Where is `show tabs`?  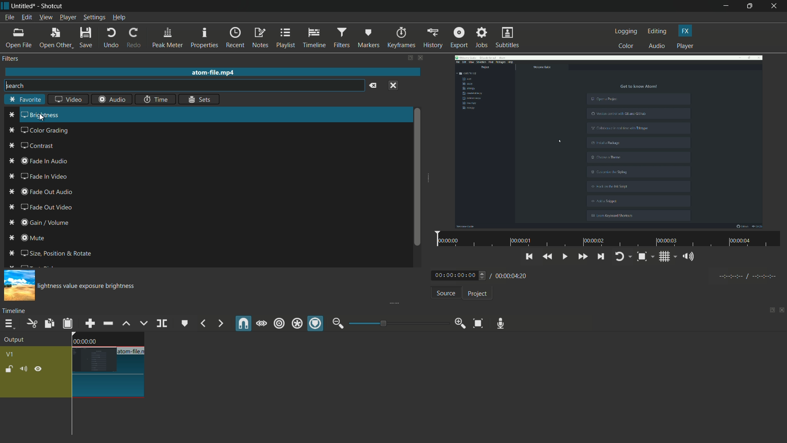 show tabs is located at coordinates (409, 58).